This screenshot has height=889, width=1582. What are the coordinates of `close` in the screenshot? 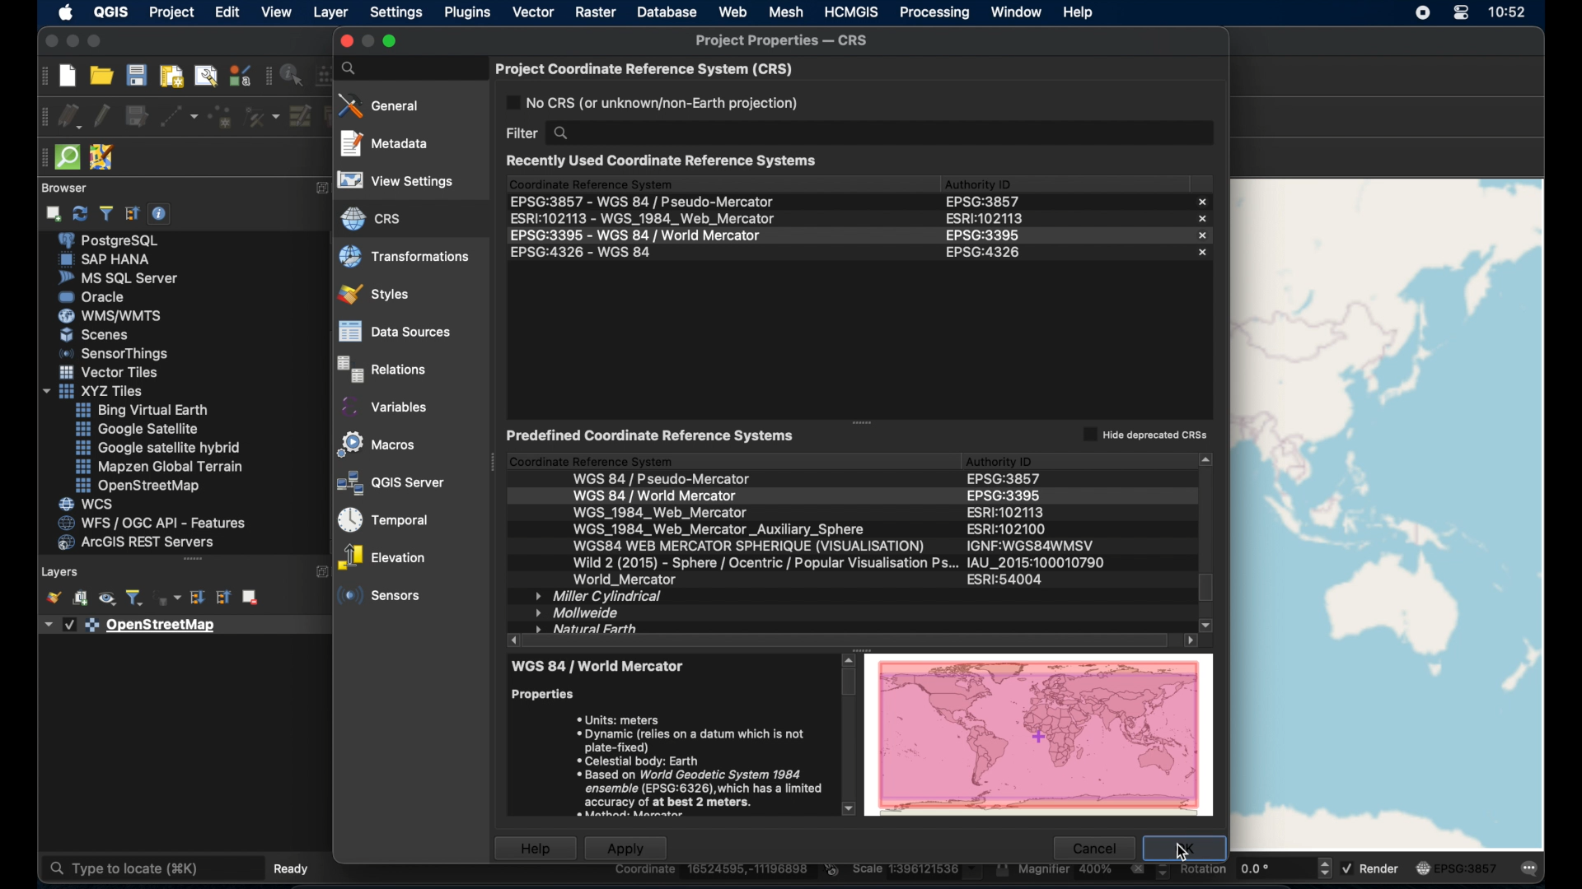 It's located at (1205, 218).